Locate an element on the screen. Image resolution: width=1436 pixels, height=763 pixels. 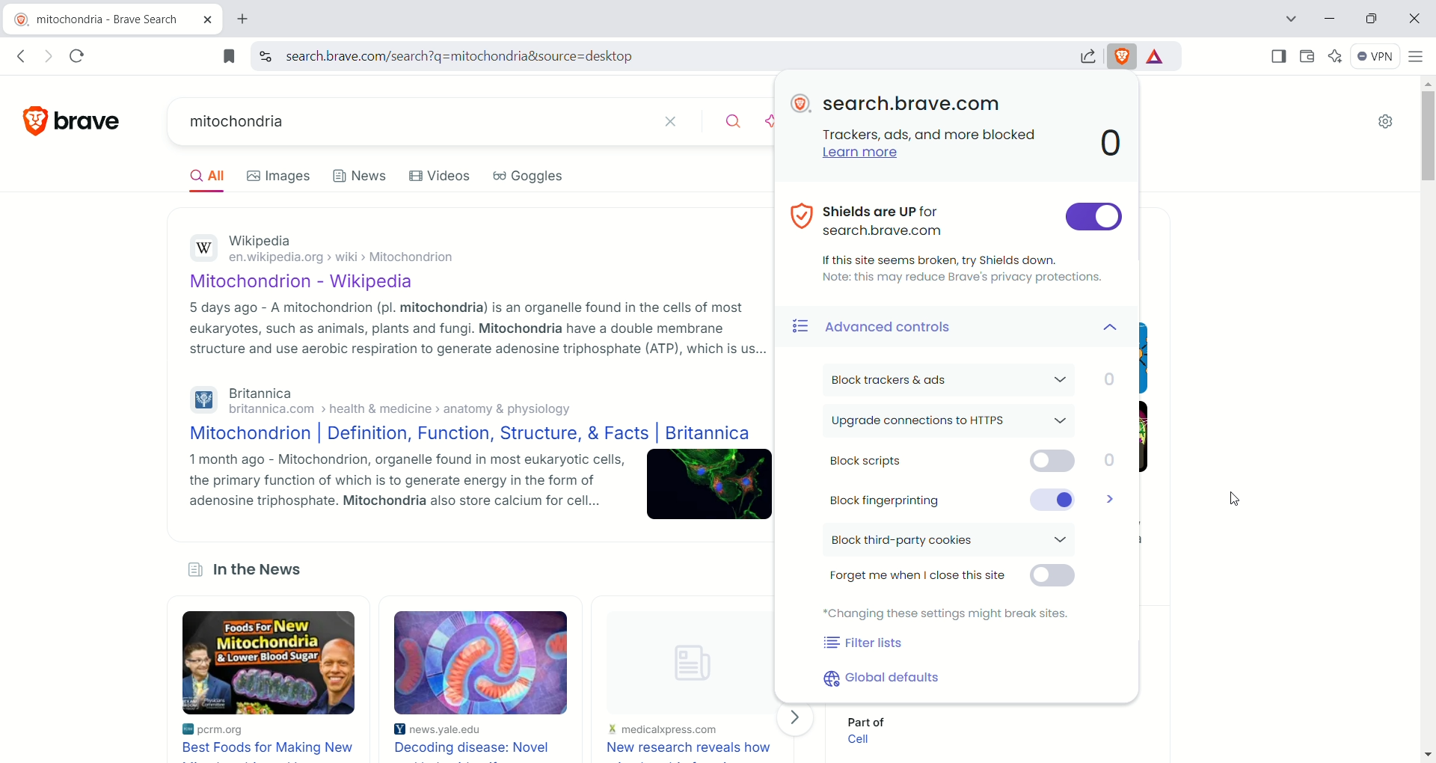
0 is located at coordinates (1113, 144).